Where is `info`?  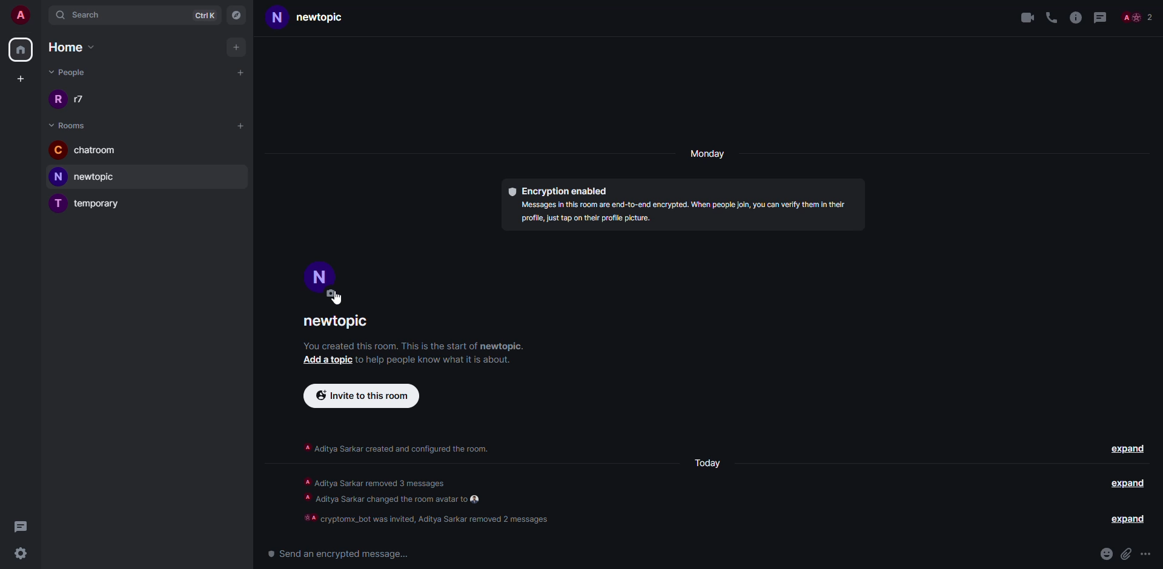
info is located at coordinates (1075, 16).